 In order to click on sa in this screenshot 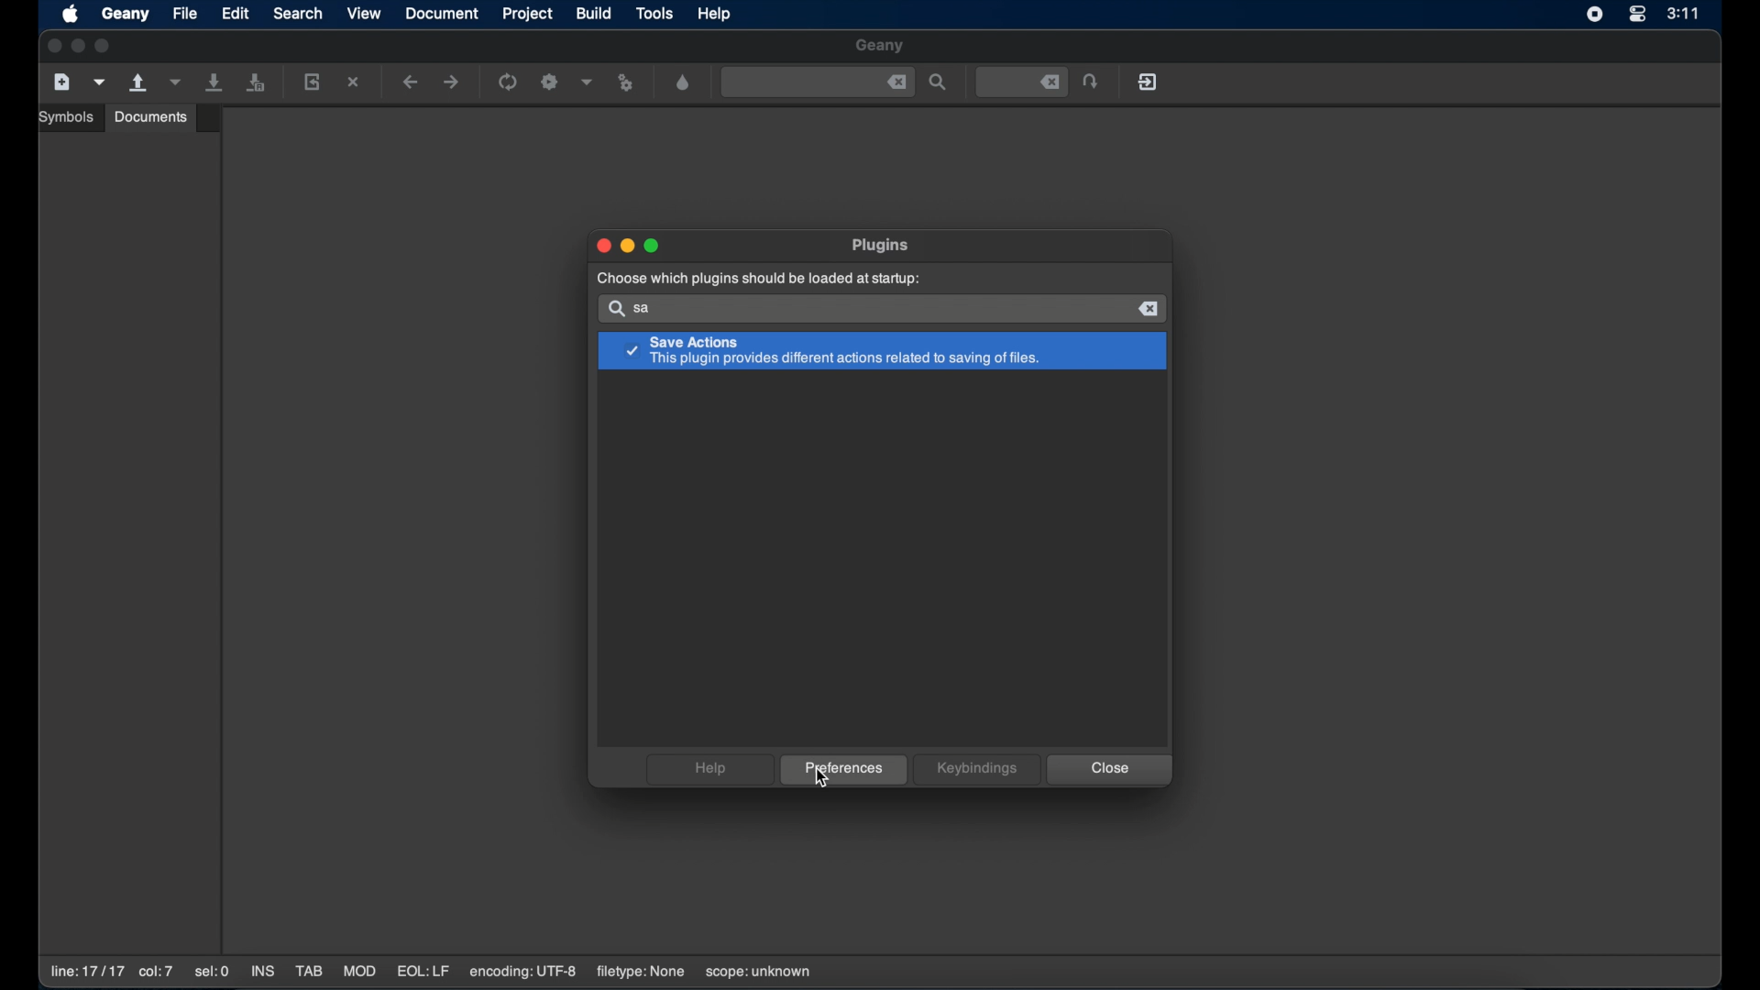, I will do `click(647, 309)`.